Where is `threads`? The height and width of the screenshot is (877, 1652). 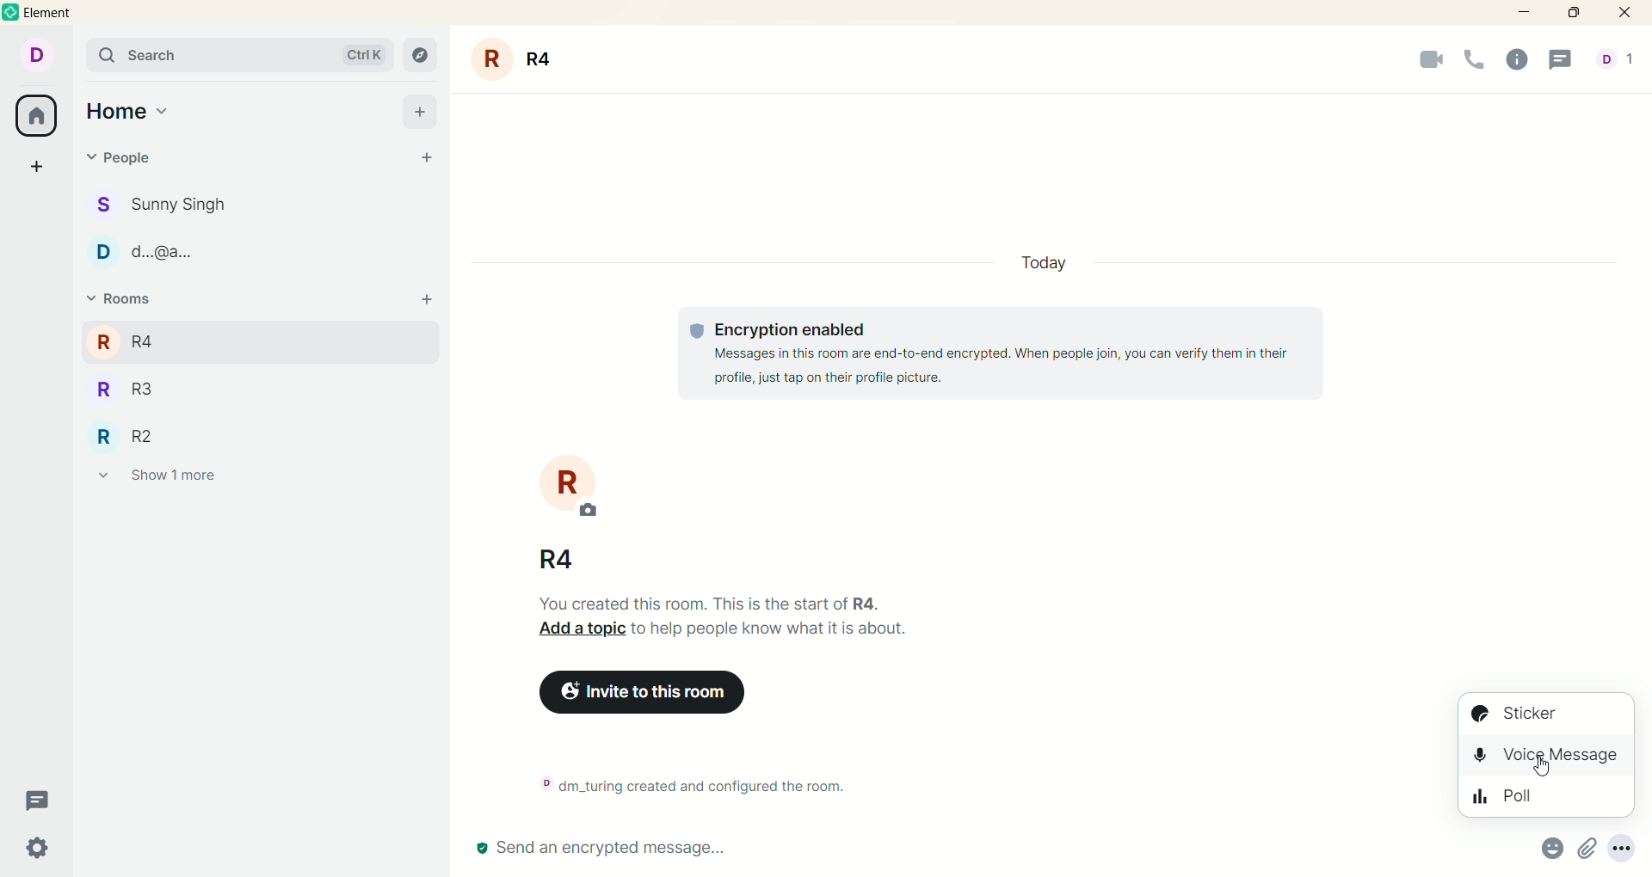 threads is located at coordinates (40, 801).